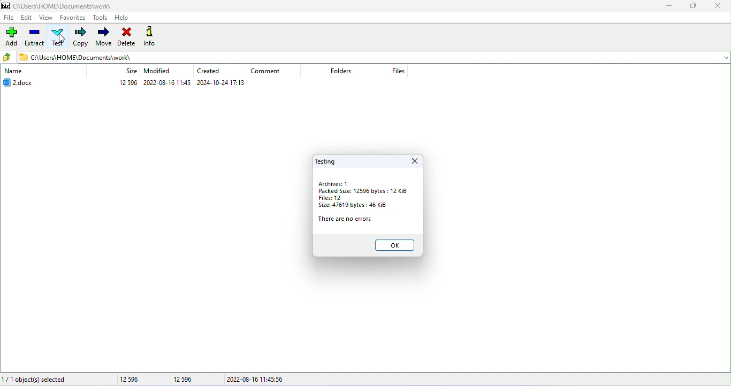 The width and height of the screenshot is (731, 386). Describe the element at coordinates (122, 17) in the screenshot. I see `help` at that location.